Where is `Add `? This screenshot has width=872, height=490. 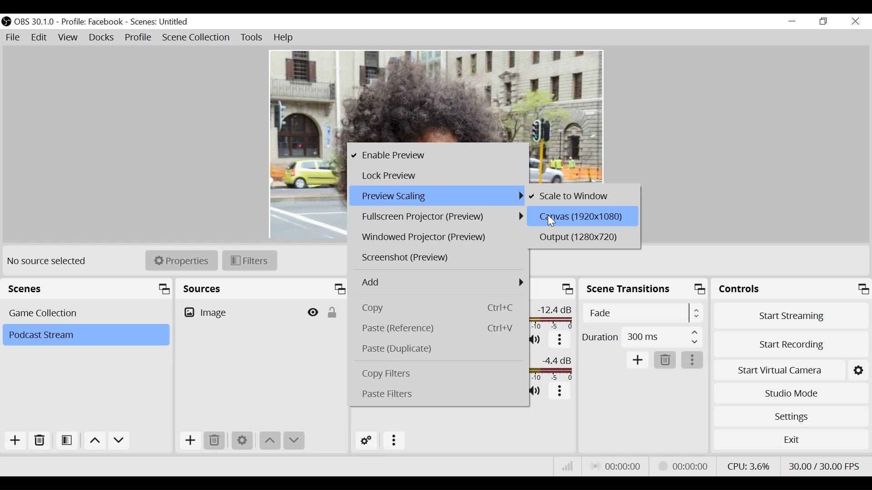
Add  is located at coordinates (639, 359).